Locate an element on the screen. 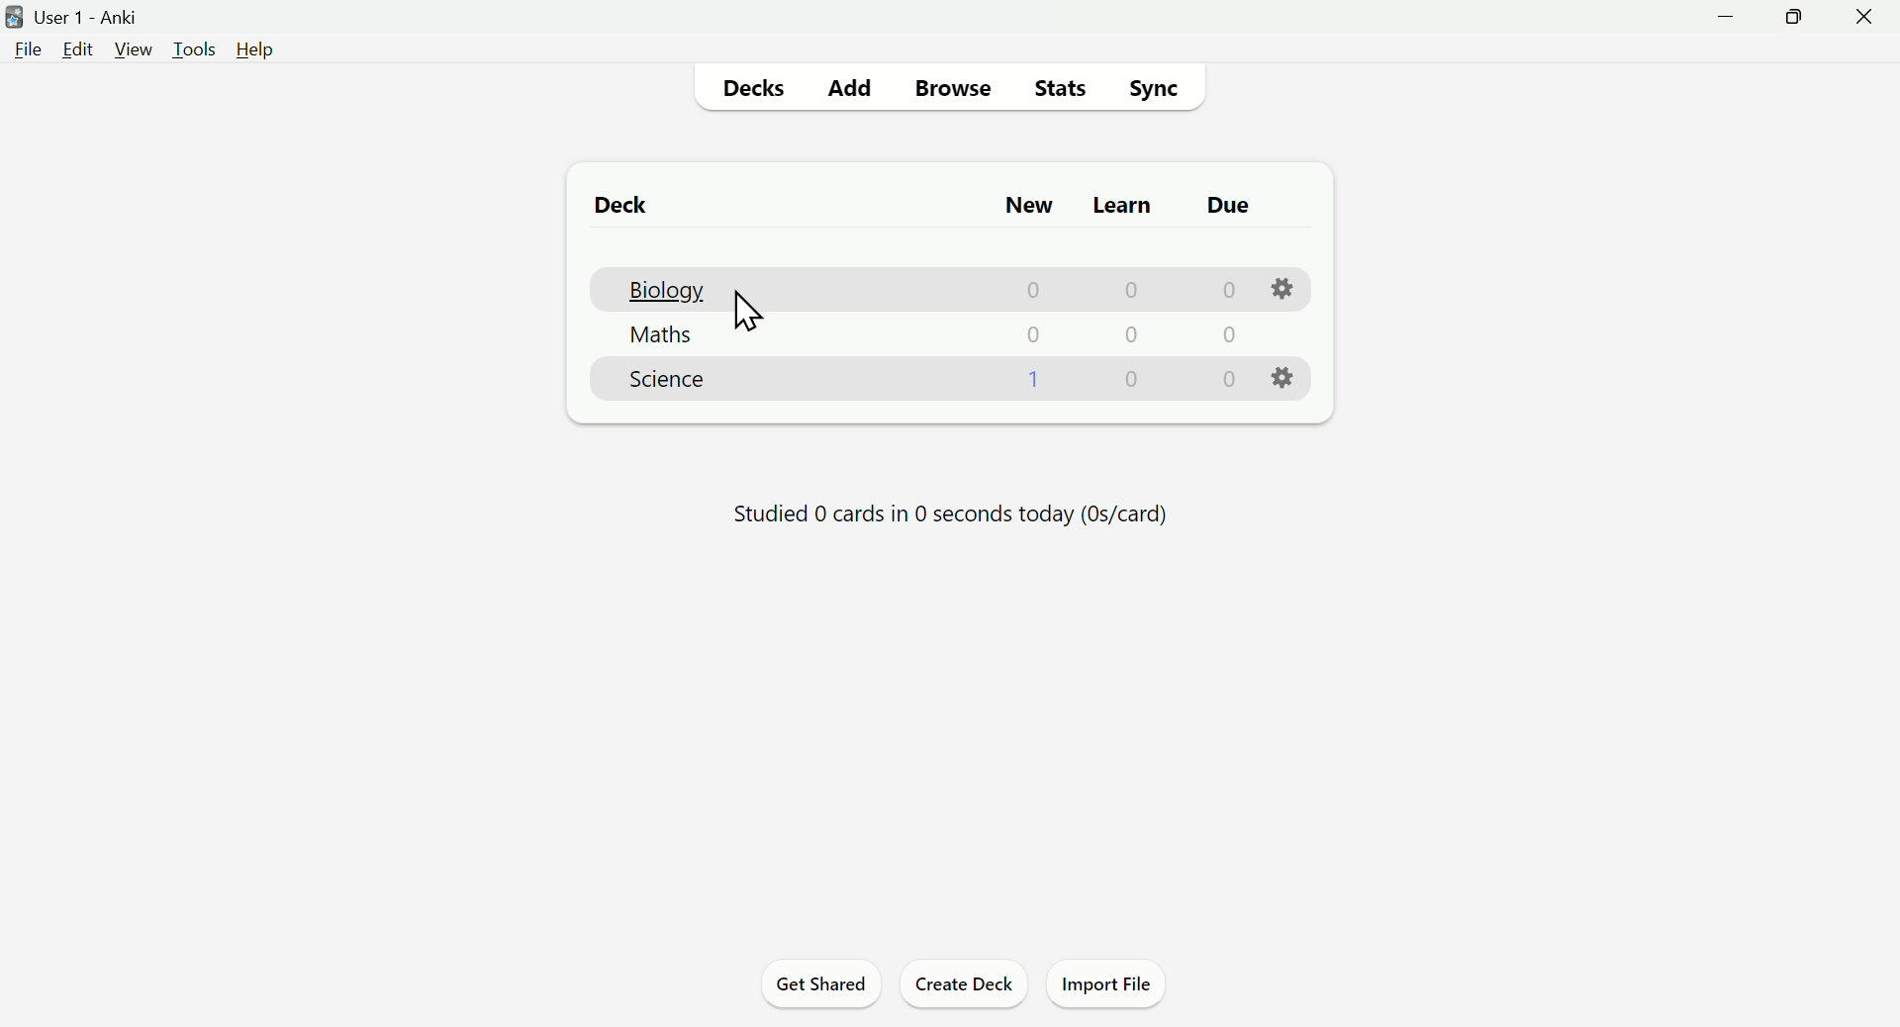 This screenshot has height=1027, width=1900. Science is located at coordinates (667, 379).